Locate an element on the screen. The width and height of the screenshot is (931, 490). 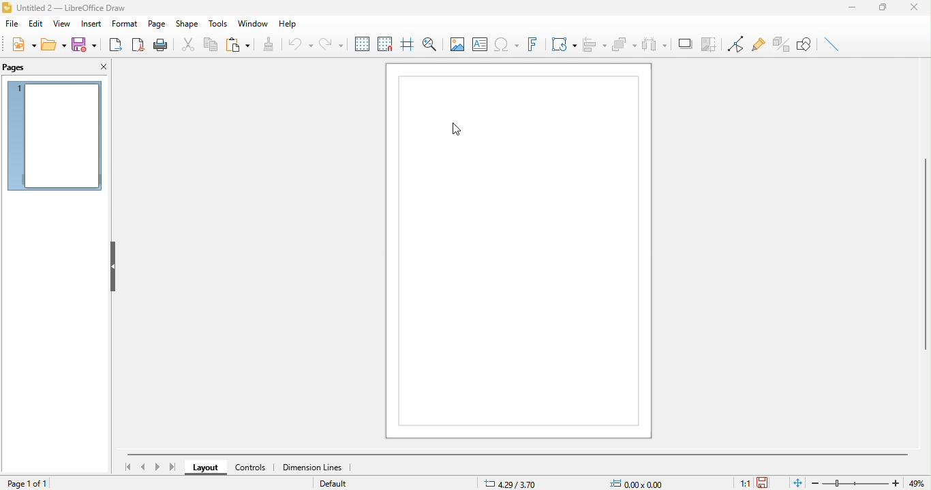
help is located at coordinates (292, 23).